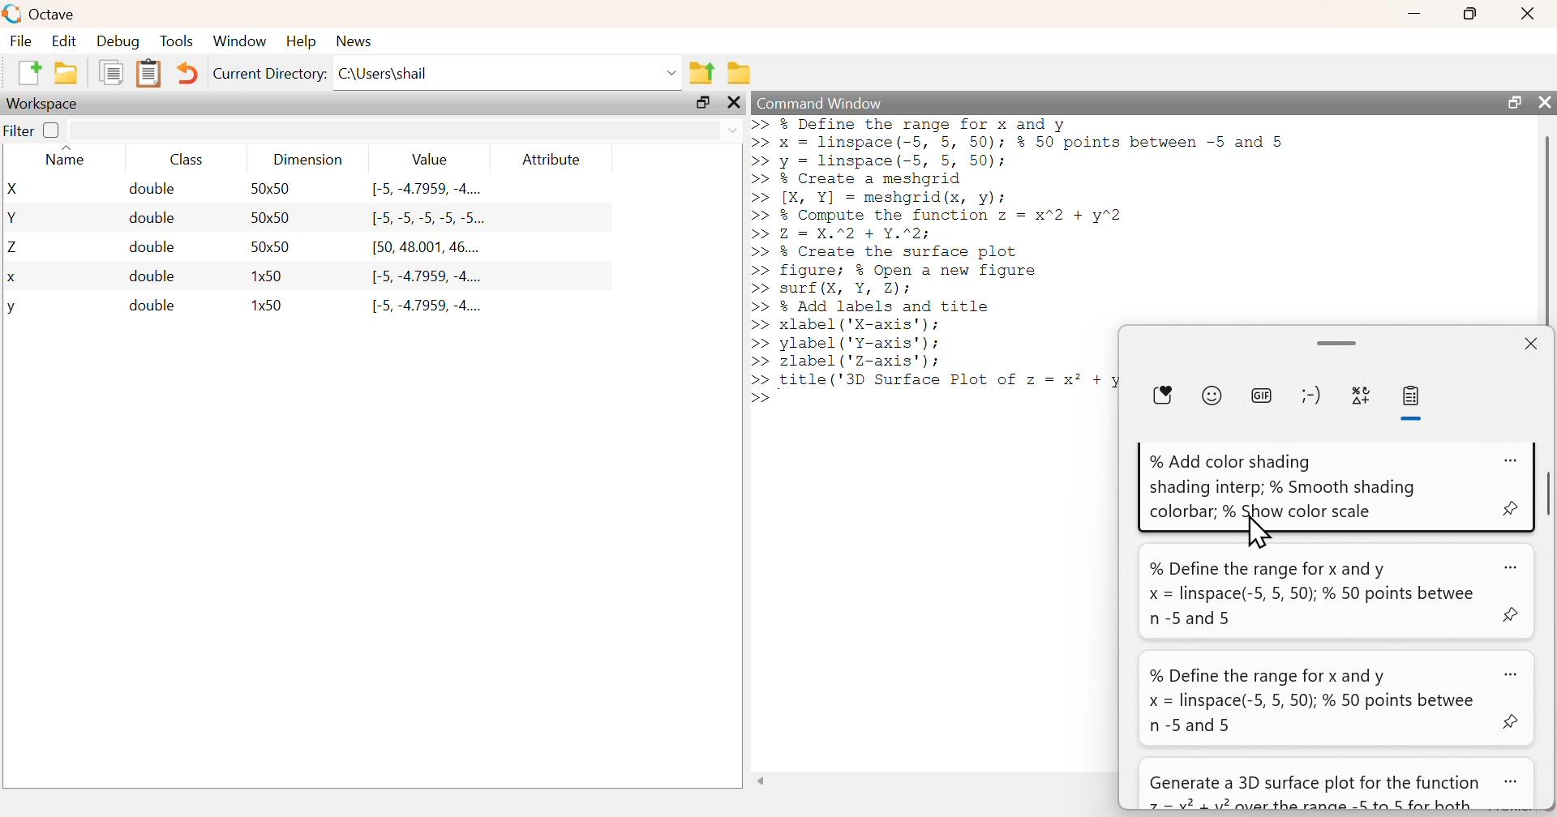 The image size is (1557, 817). What do you see at coordinates (268, 304) in the screenshot?
I see `1x50` at bounding box center [268, 304].